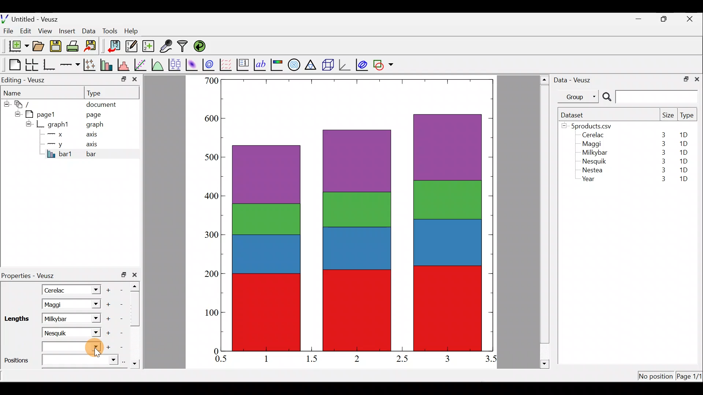 The height and width of the screenshot is (395, 703). Describe the element at coordinates (126, 361) in the screenshot. I see `select using dataset browser` at that location.